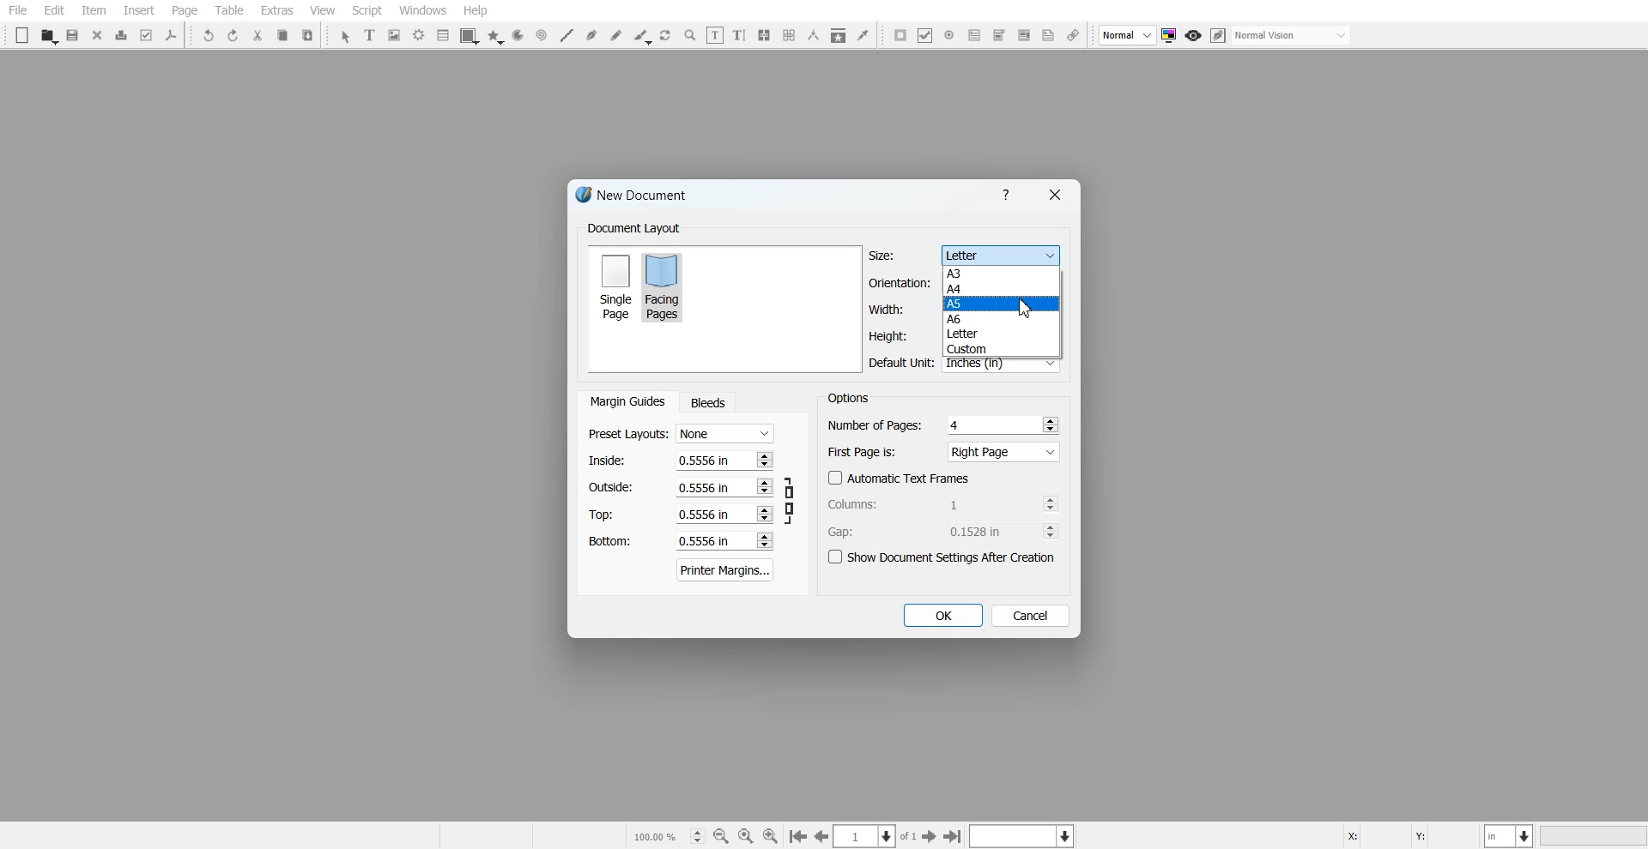 The width and height of the screenshot is (1648, 849). I want to click on Height adjuster, so click(898, 335).